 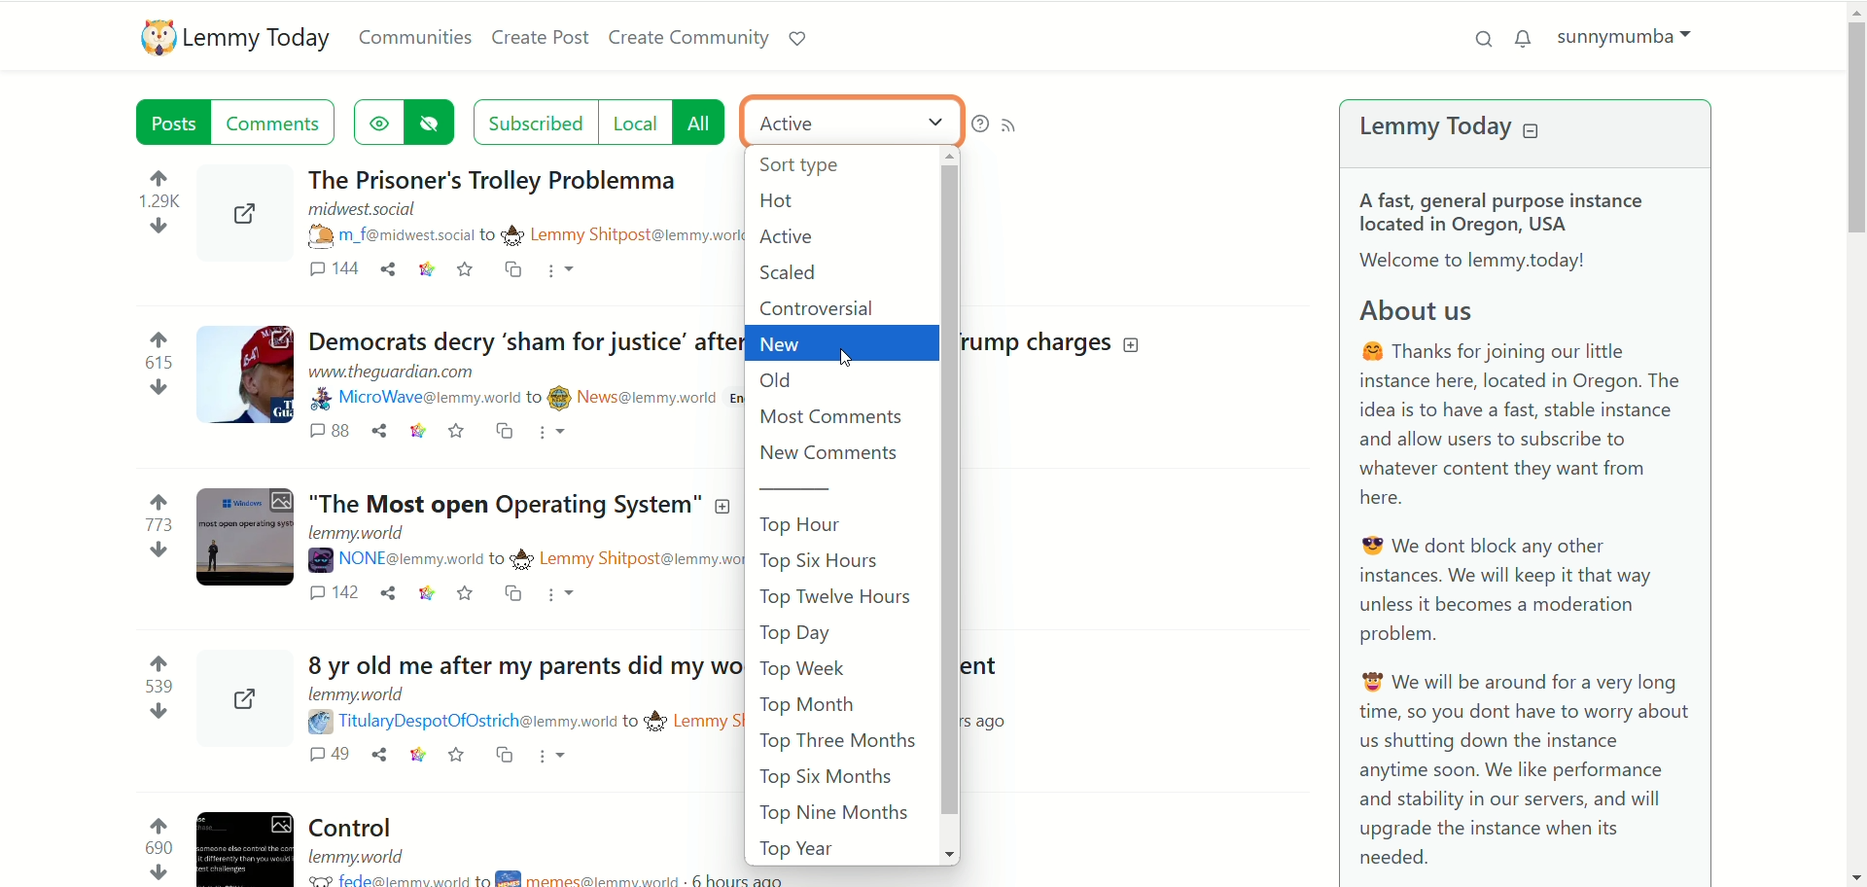 I want to click on favorite, so click(x=455, y=436).